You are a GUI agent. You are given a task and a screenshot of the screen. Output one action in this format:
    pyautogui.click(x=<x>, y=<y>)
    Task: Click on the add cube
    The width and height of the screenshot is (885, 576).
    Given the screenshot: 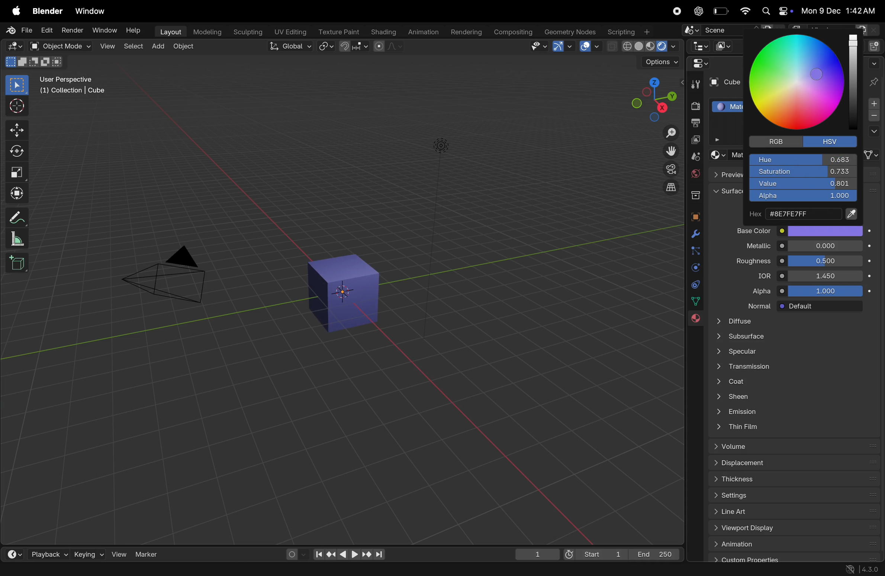 What is the action you would take?
    pyautogui.click(x=19, y=262)
    